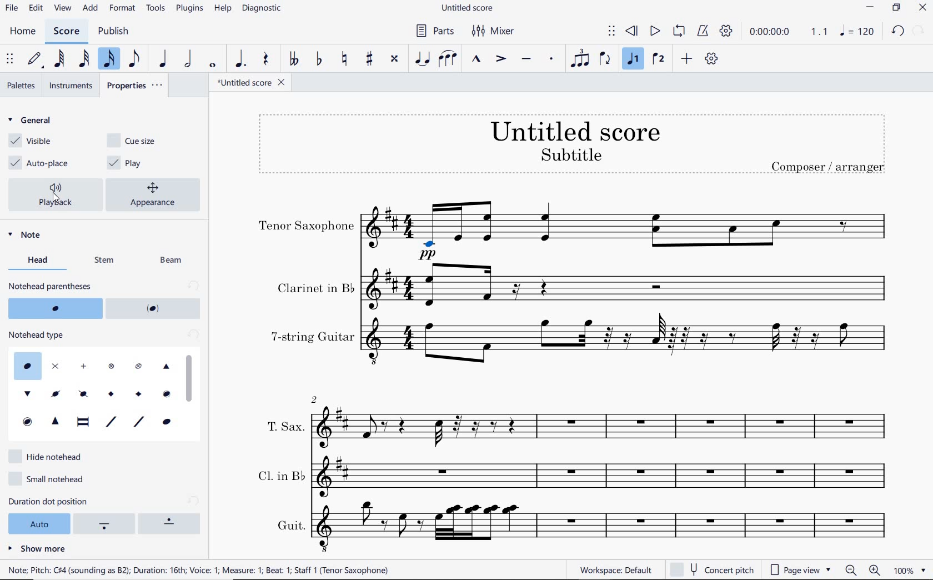 The height and width of the screenshot is (580, 933). Describe the element at coordinates (314, 288) in the screenshot. I see `text` at that location.